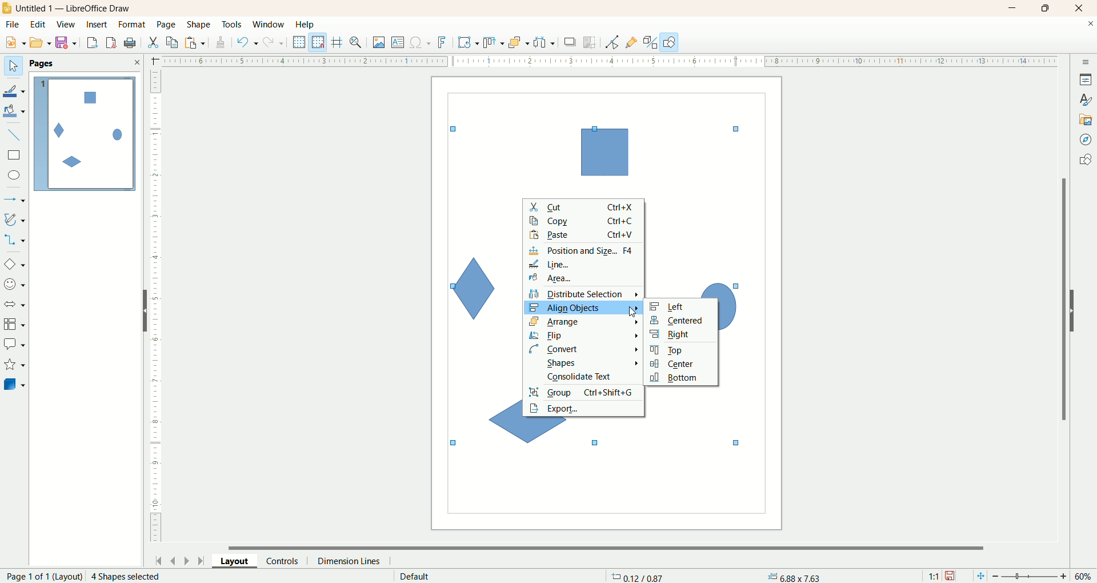 Image resolution: width=1097 pixels, height=583 pixels. What do you see at coordinates (934, 576) in the screenshot?
I see `scale factor` at bounding box center [934, 576].